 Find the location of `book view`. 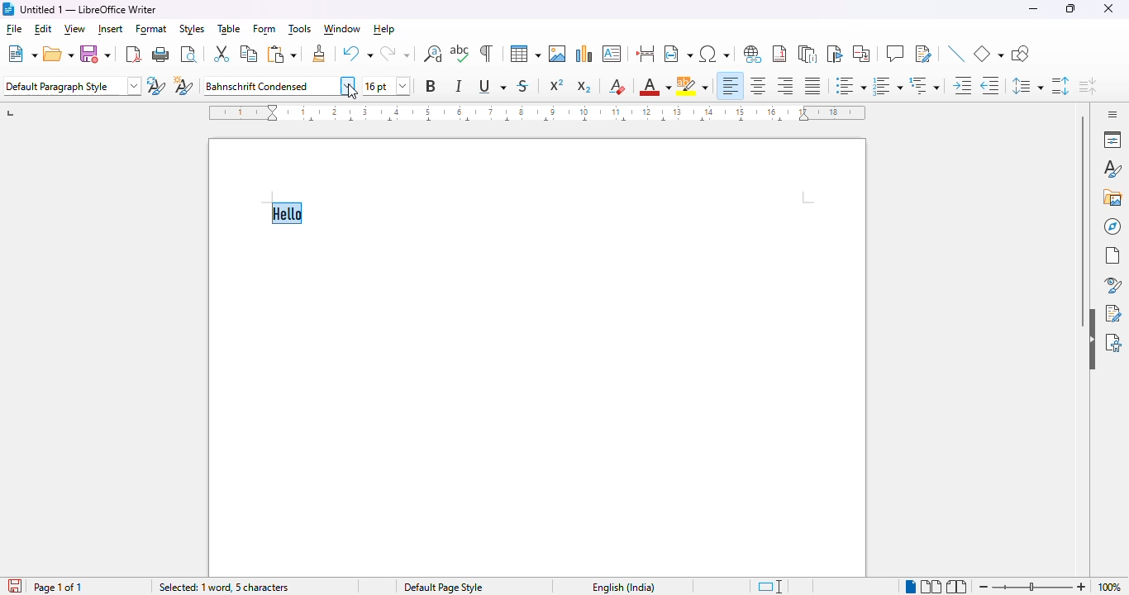

book view is located at coordinates (958, 586).